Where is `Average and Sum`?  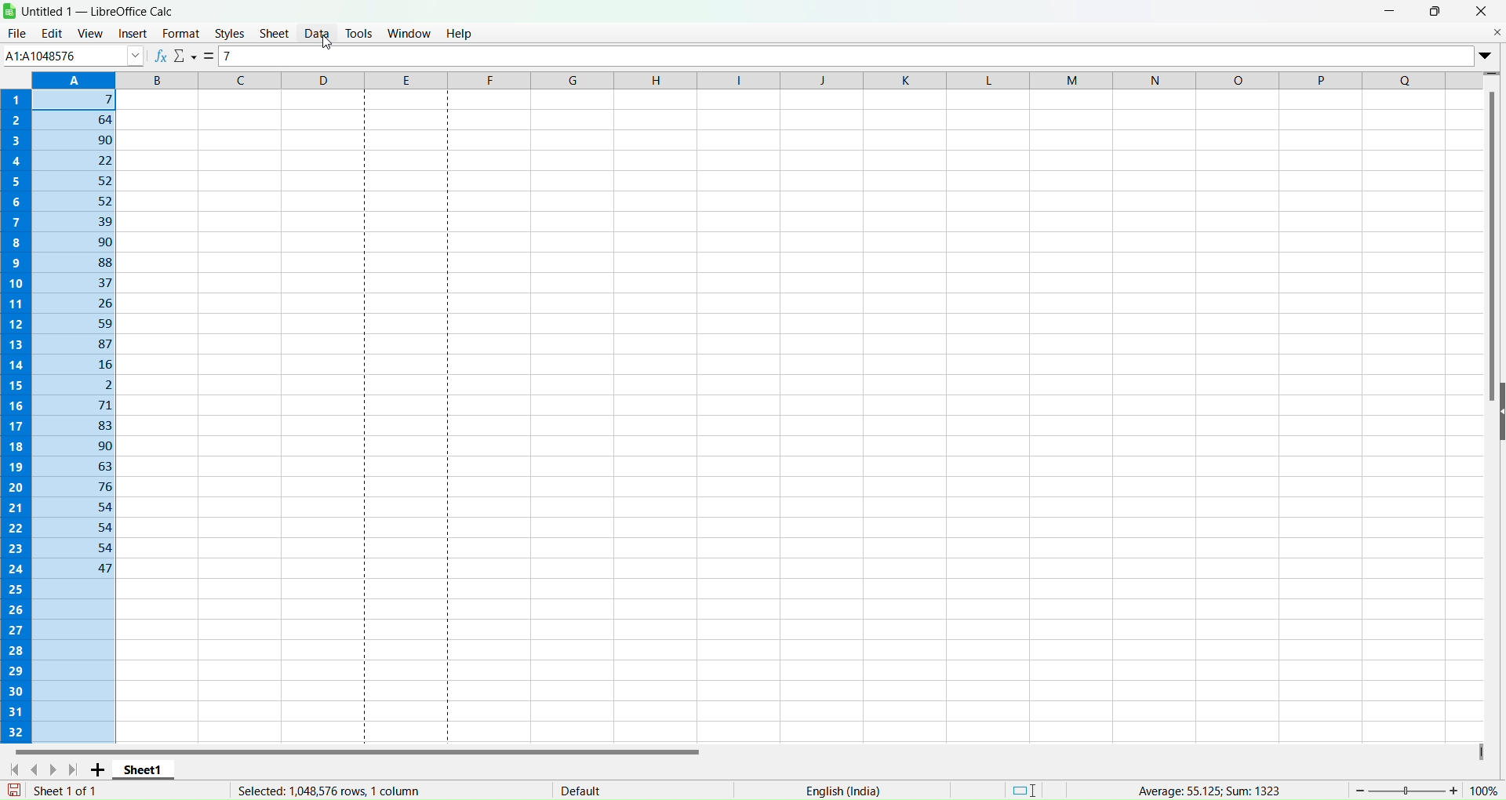 Average and Sum is located at coordinates (1206, 787).